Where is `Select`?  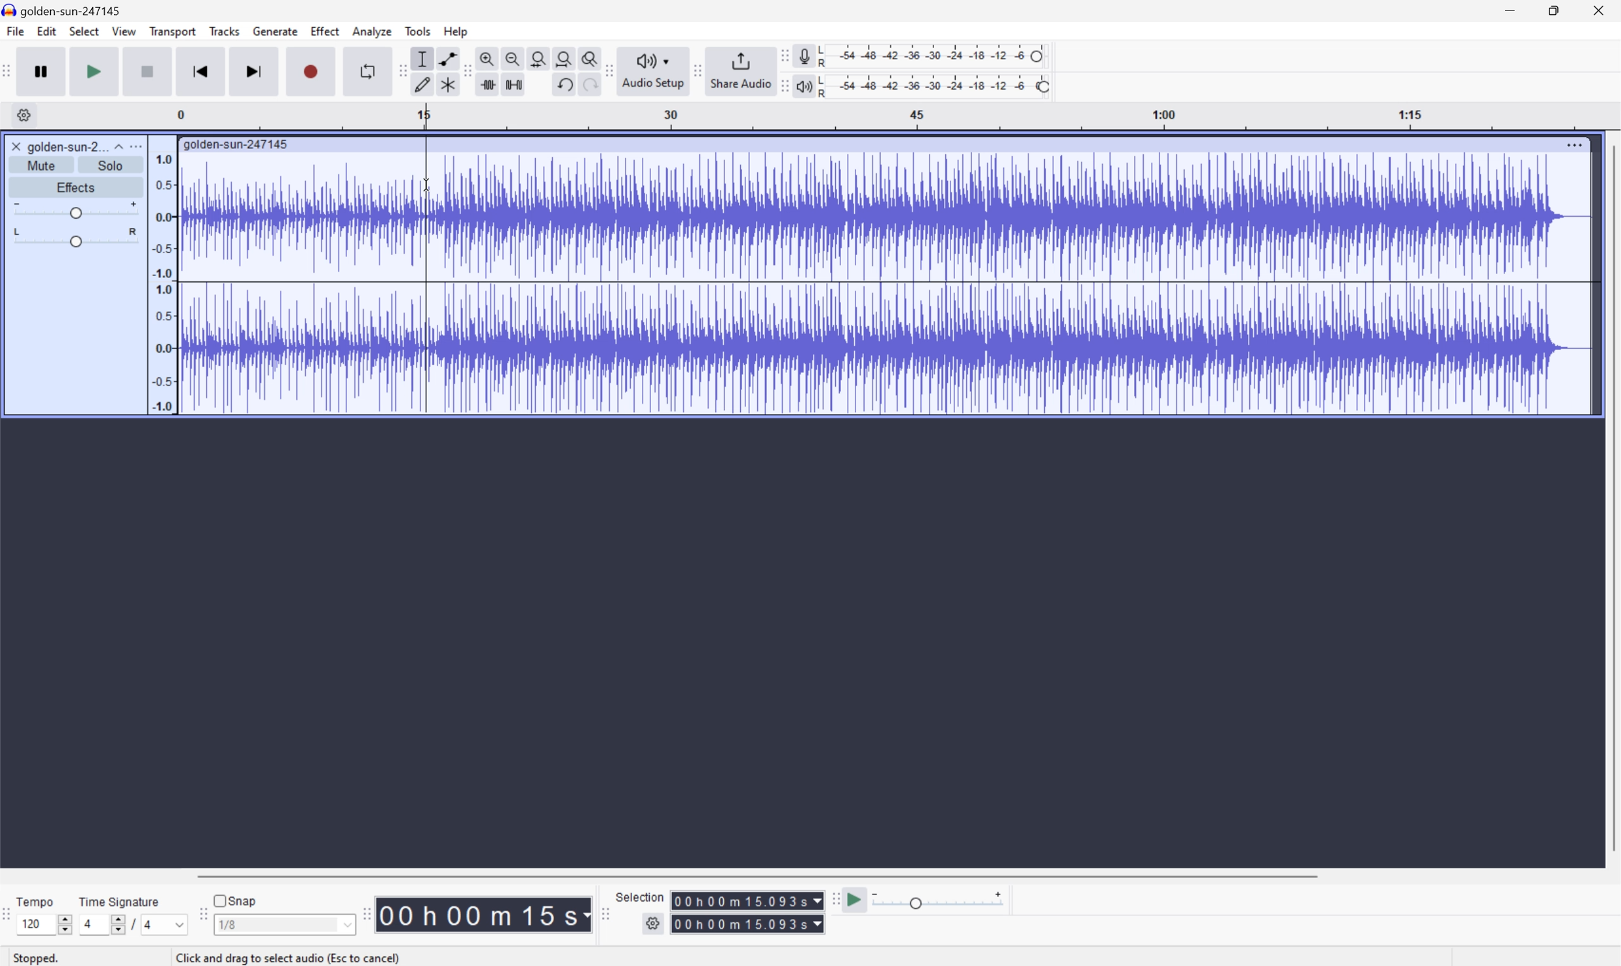 Select is located at coordinates (84, 33).